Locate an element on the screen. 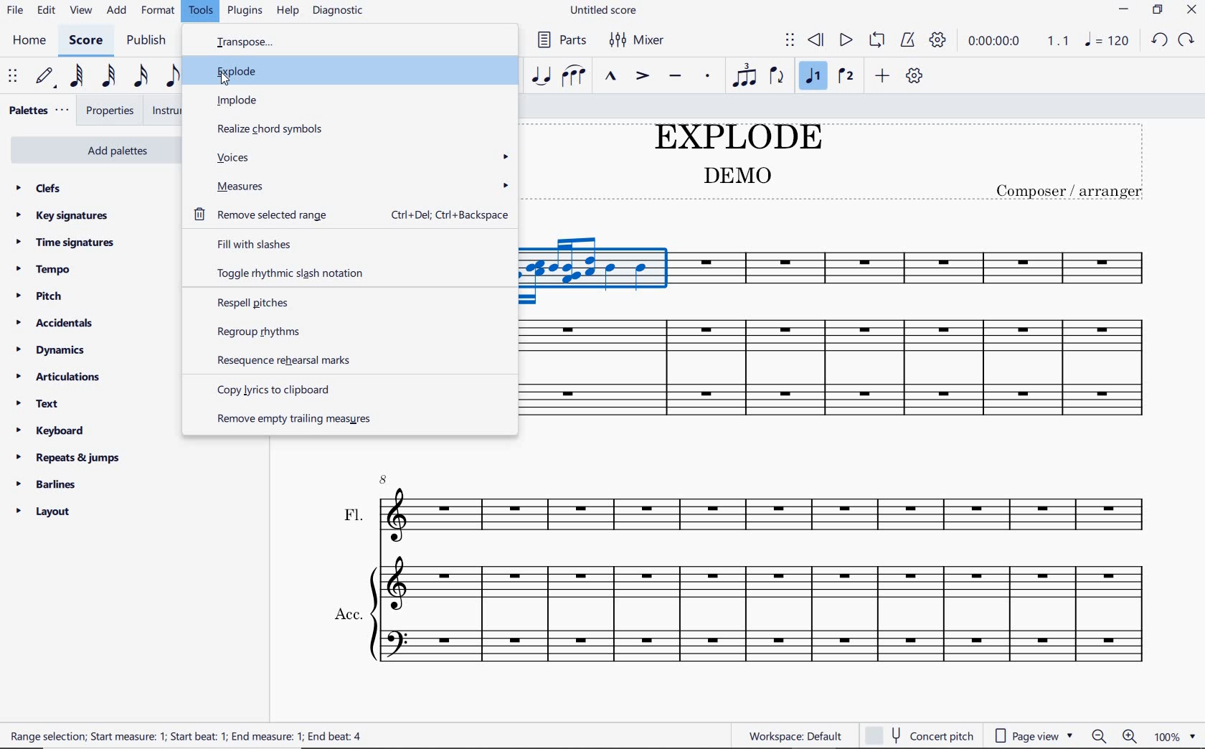  flip direction is located at coordinates (778, 76).